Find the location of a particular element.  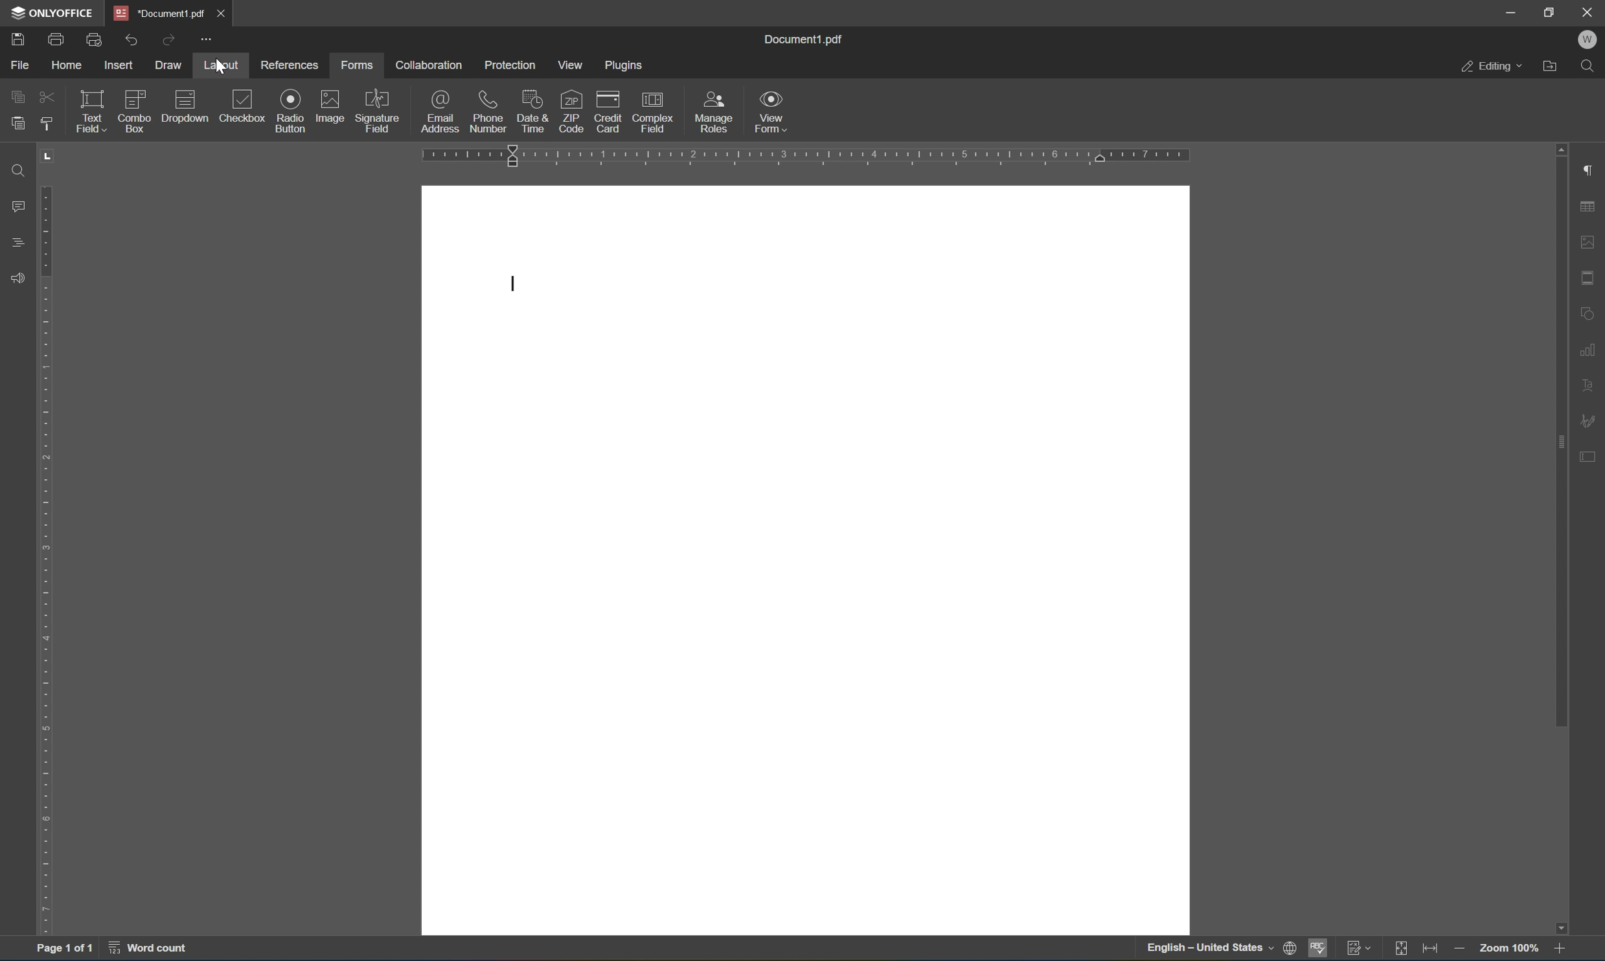

image settings is located at coordinates (1589, 244).